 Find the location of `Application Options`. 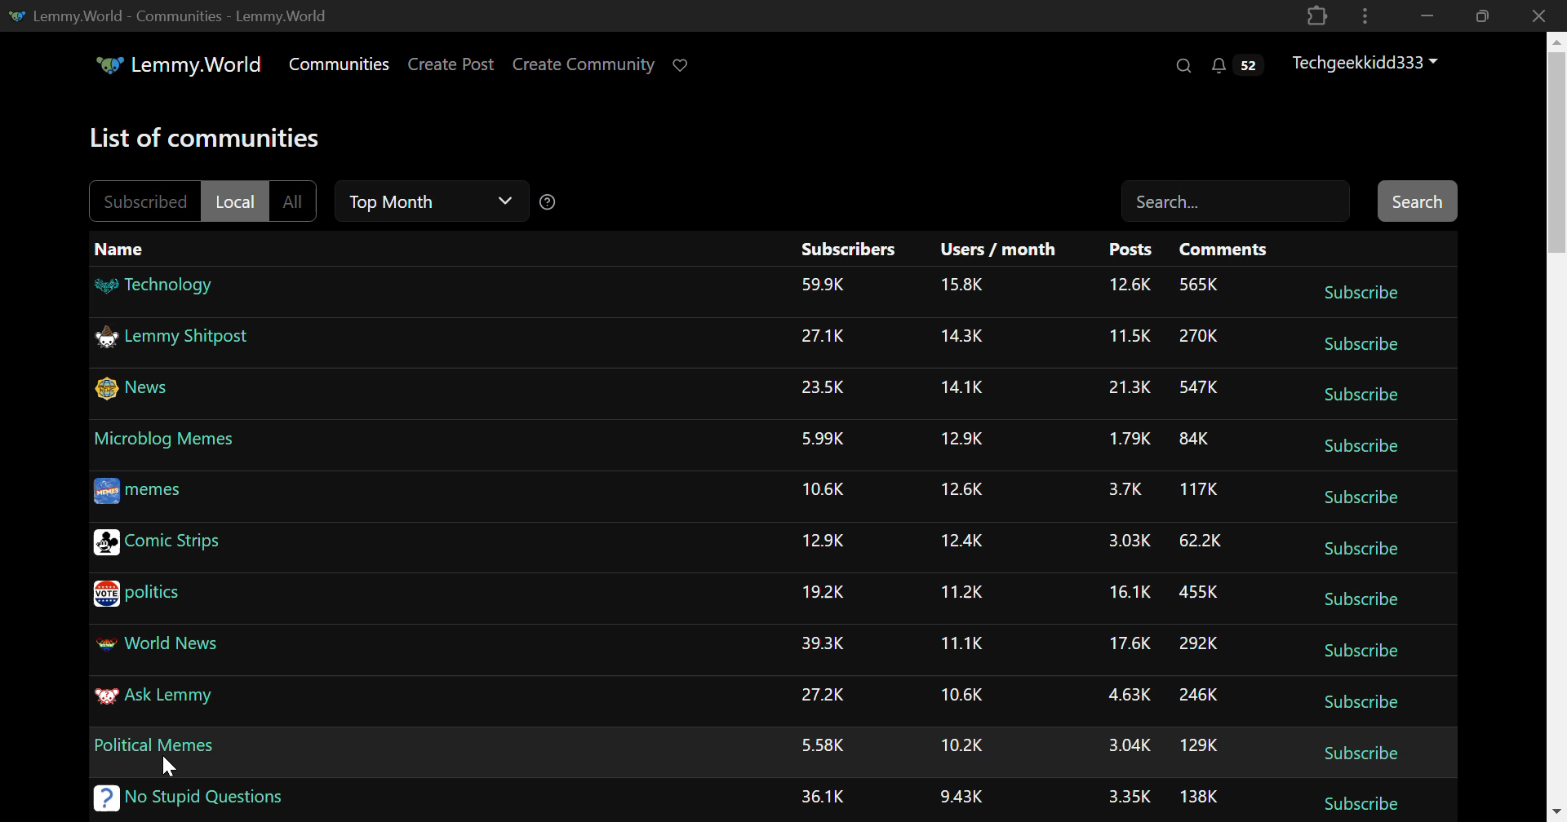

Application Options is located at coordinates (1365, 15).